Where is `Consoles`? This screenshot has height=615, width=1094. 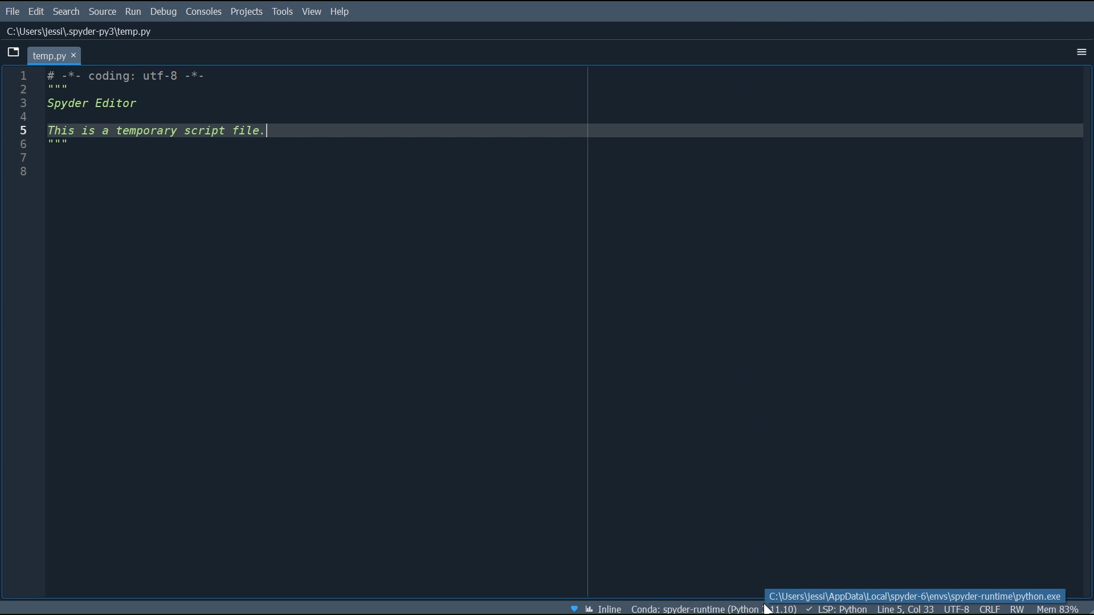
Consoles is located at coordinates (204, 13).